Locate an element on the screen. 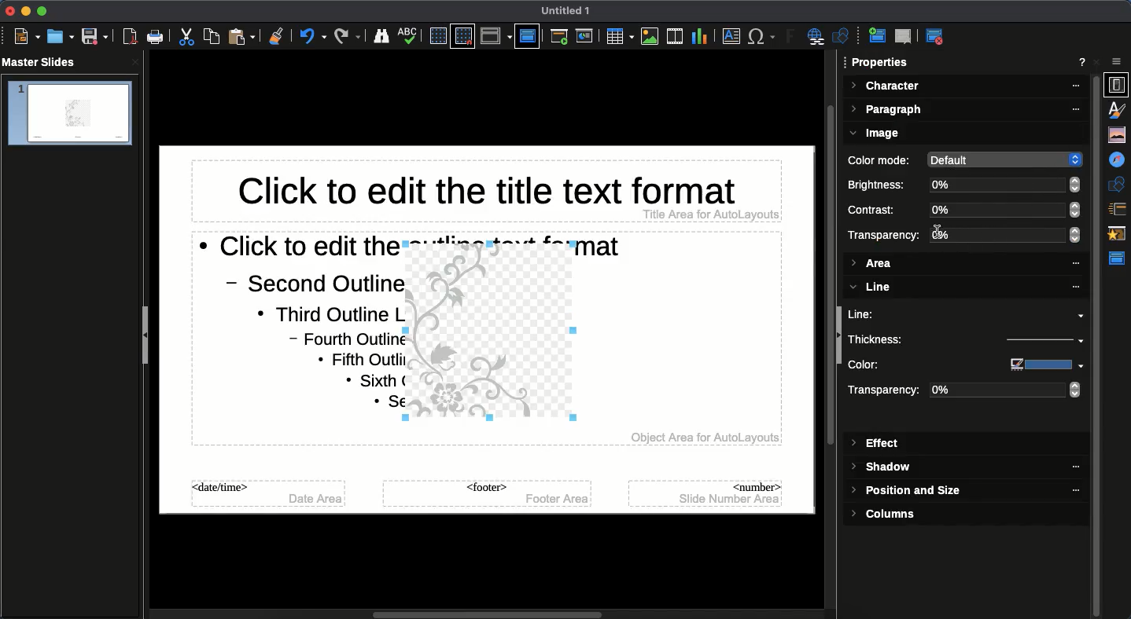 The width and height of the screenshot is (1131, 619). ''' is located at coordinates (1067, 491).